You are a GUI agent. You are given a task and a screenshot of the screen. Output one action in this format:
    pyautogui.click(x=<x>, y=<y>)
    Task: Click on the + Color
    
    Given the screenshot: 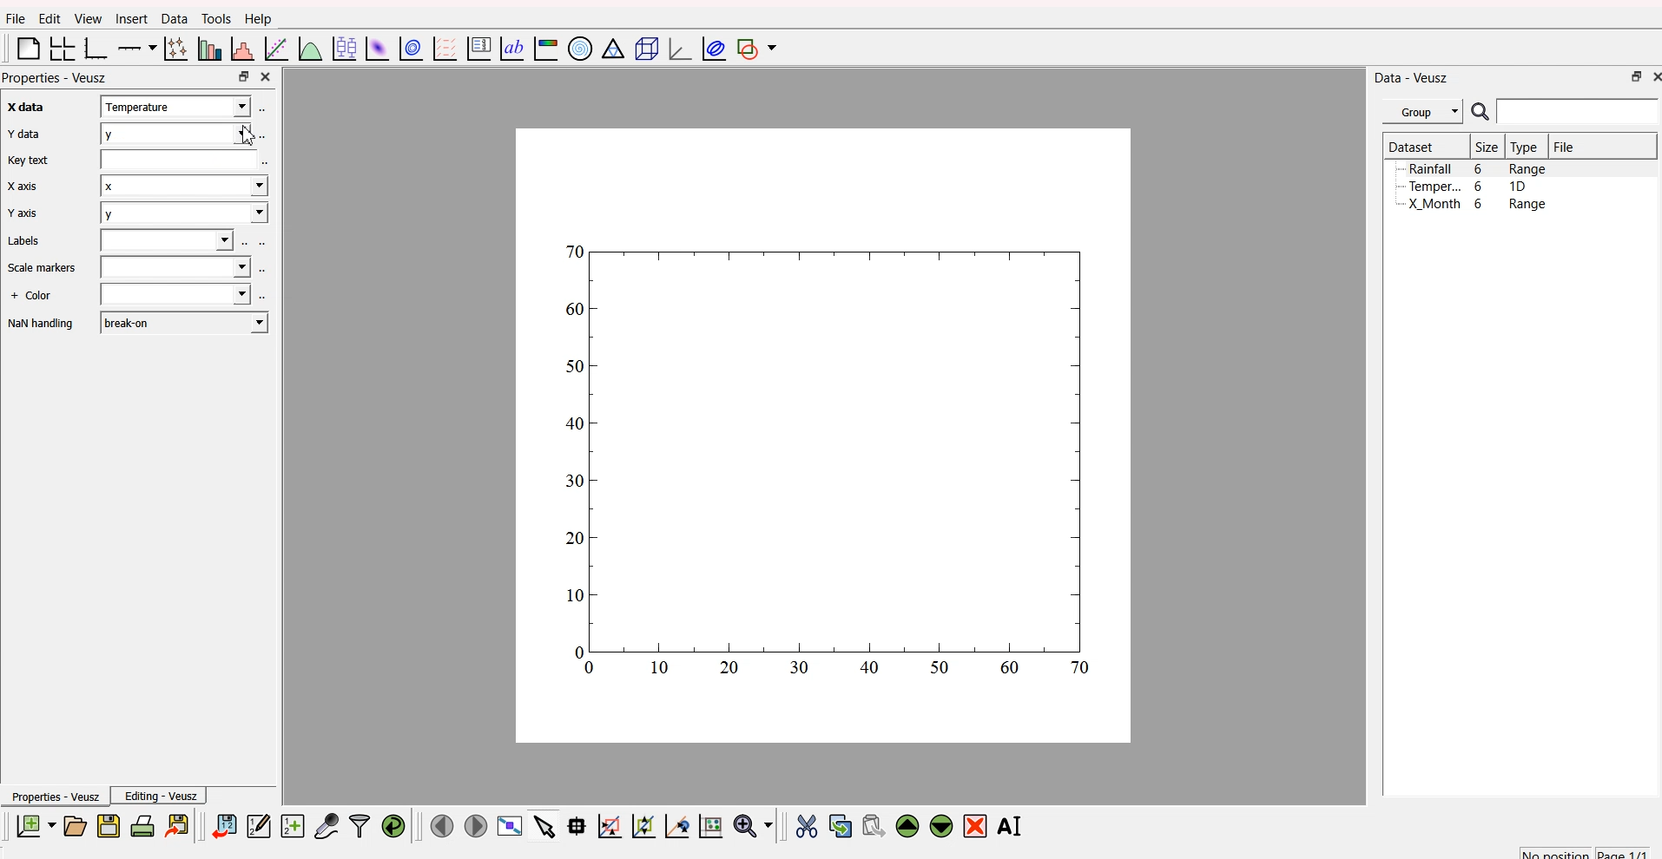 What is the action you would take?
    pyautogui.click(x=33, y=297)
    